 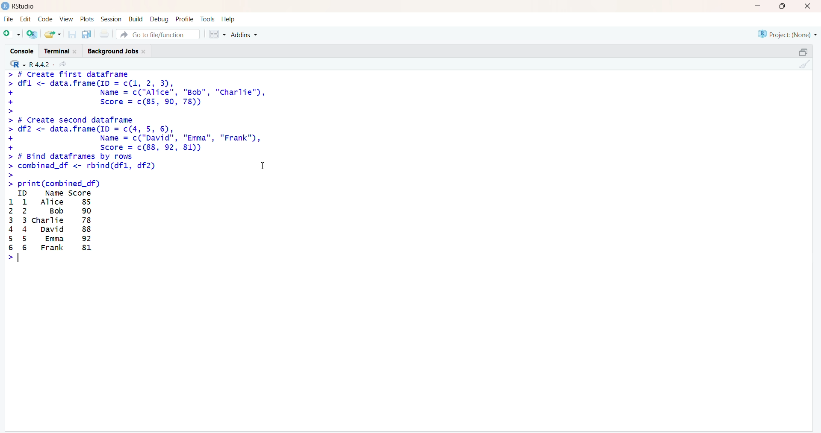 What do you see at coordinates (158, 35) in the screenshot?
I see ` Go to file/function` at bounding box center [158, 35].